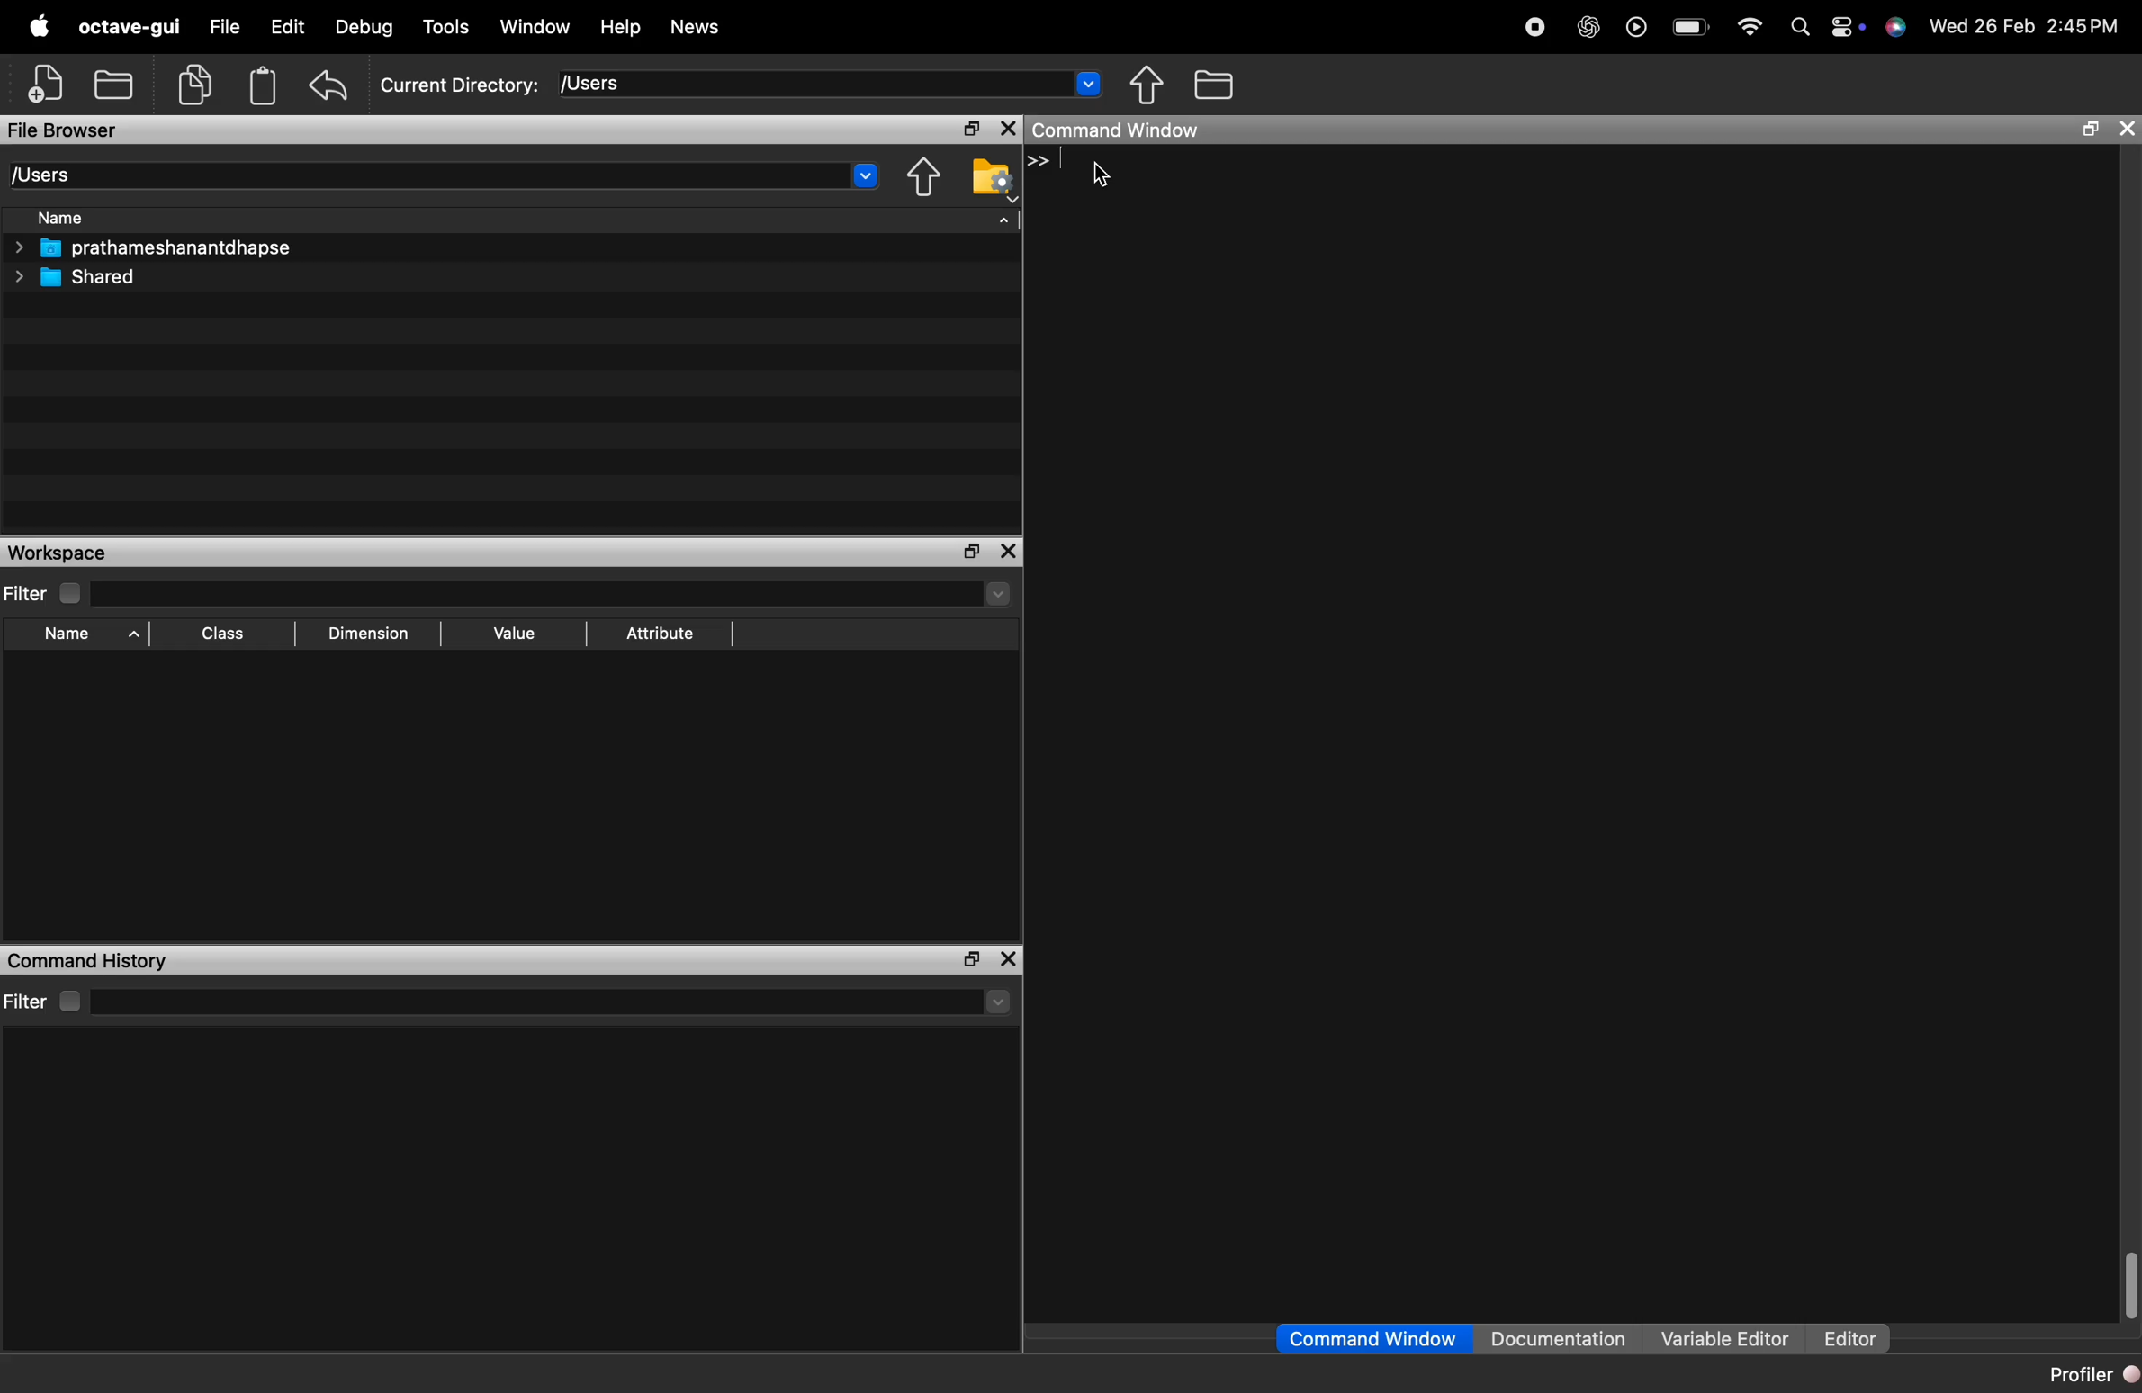 The width and height of the screenshot is (2142, 1393). I want to click on maximise, so click(965, 124).